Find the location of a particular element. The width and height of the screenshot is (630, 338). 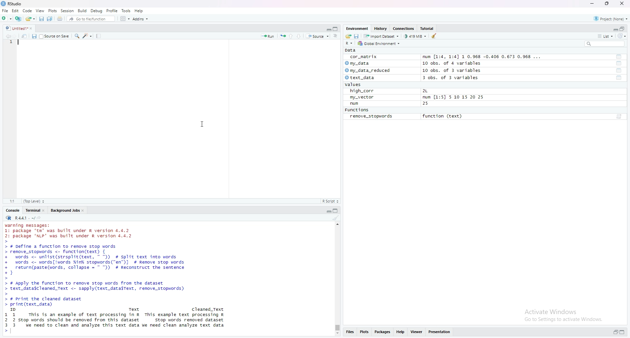

cor_matrix is located at coordinates (364, 57).